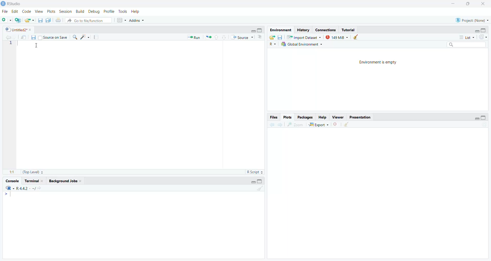 The height and width of the screenshot is (261, 491). Describe the element at coordinates (4, 12) in the screenshot. I see `File` at that location.